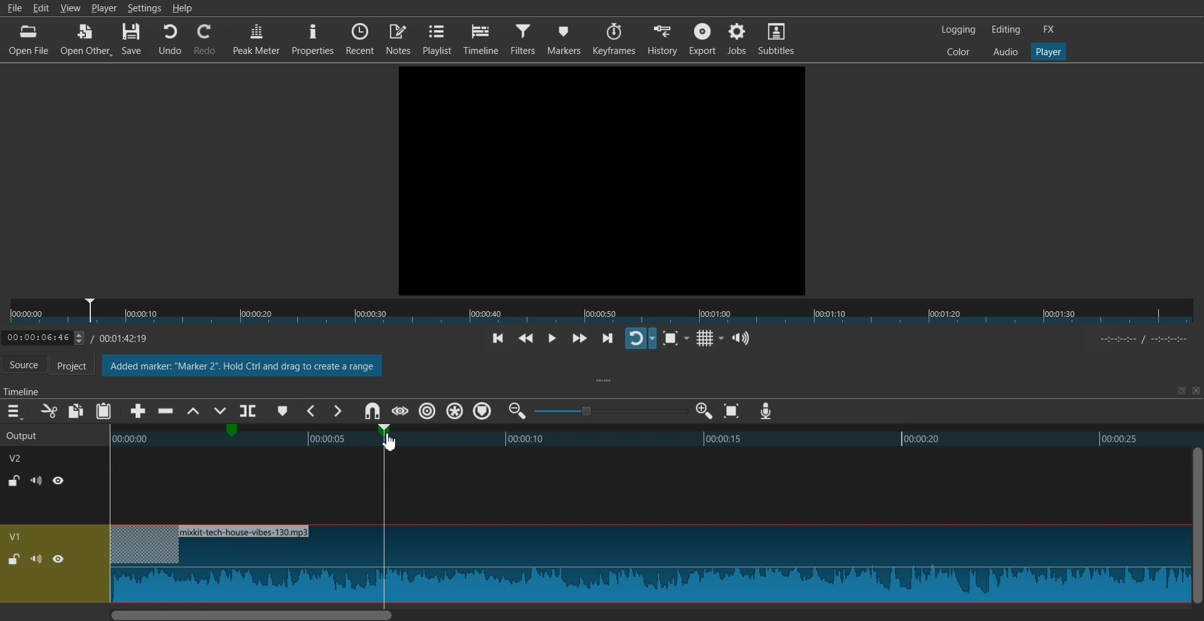 The height and width of the screenshot is (621, 1204). Describe the element at coordinates (205, 40) in the screenshot. I see `Redo` at that location.